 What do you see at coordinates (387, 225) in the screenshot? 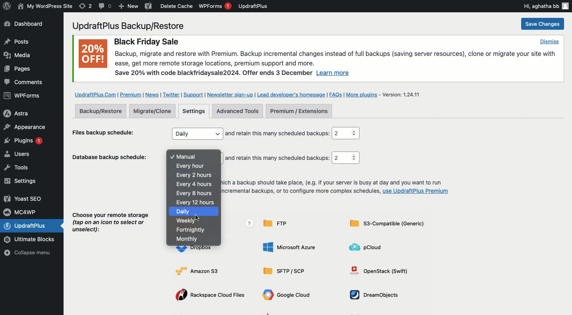
I see `S3-compatible generic` at bounding box center [387, 225].